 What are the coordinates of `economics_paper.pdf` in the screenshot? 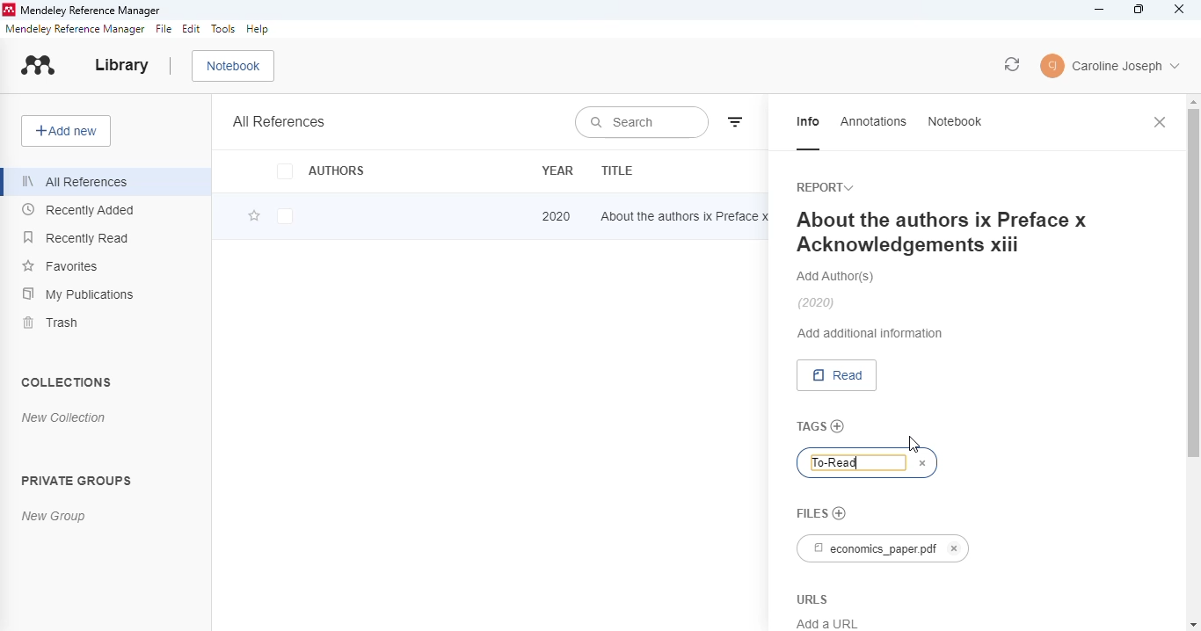 It's located at (884, 549).